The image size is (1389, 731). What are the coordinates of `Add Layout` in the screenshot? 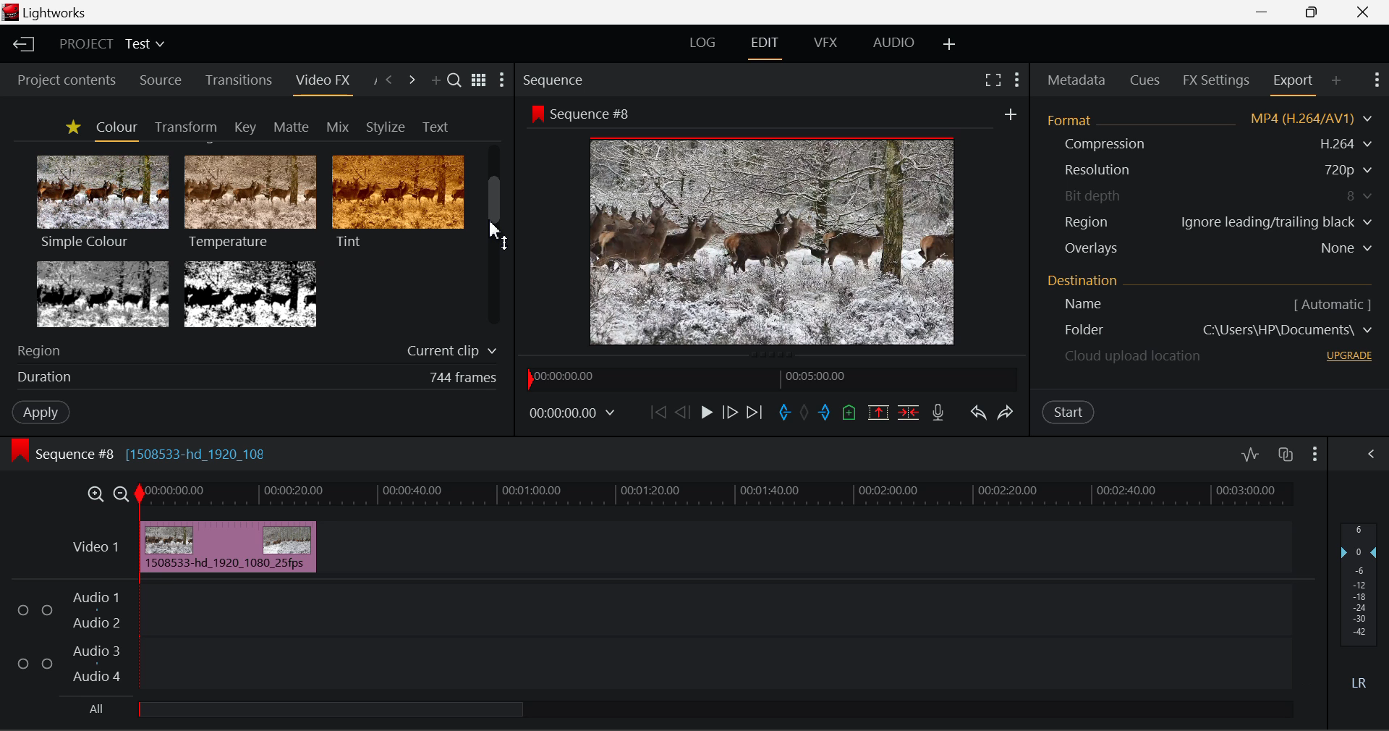 It's located at (949, 44).